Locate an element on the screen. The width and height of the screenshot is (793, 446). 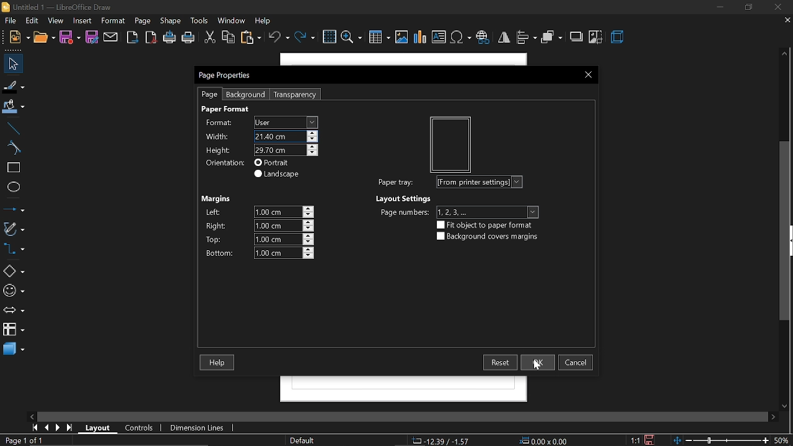
grid is located at coordinates (328, 37).